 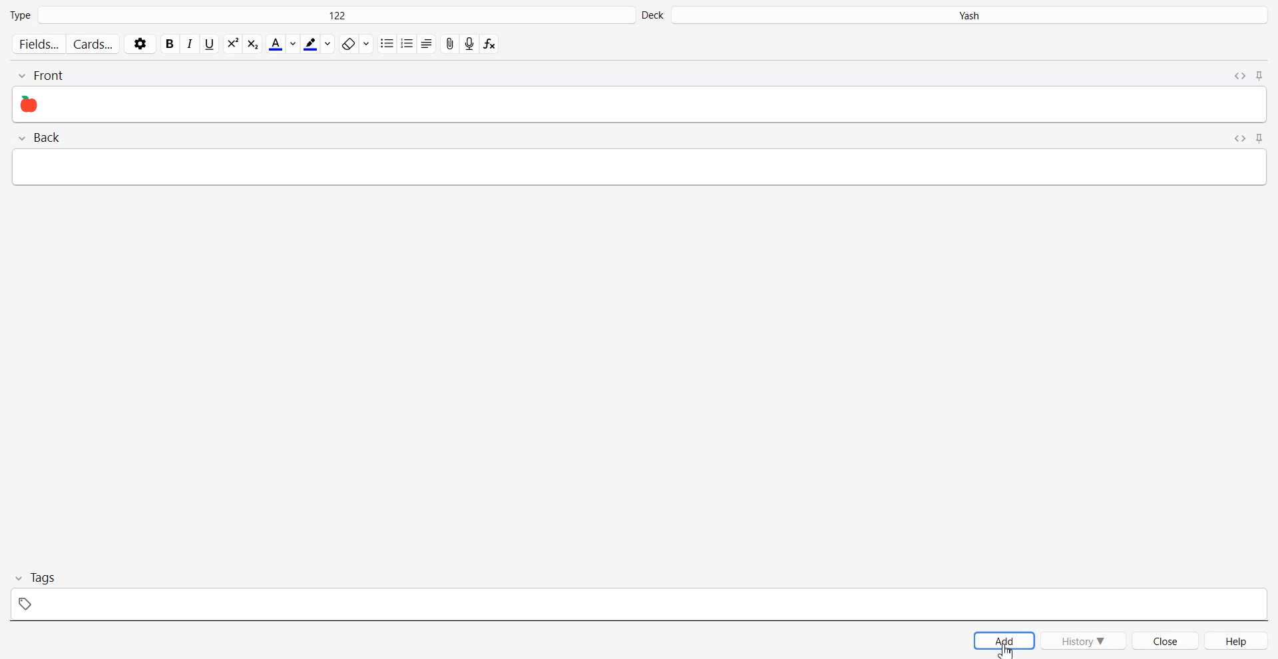 What do you see at coordinates (449, 43) in the screenshot?
I see `Attach File` at bounding box center [449, 43].